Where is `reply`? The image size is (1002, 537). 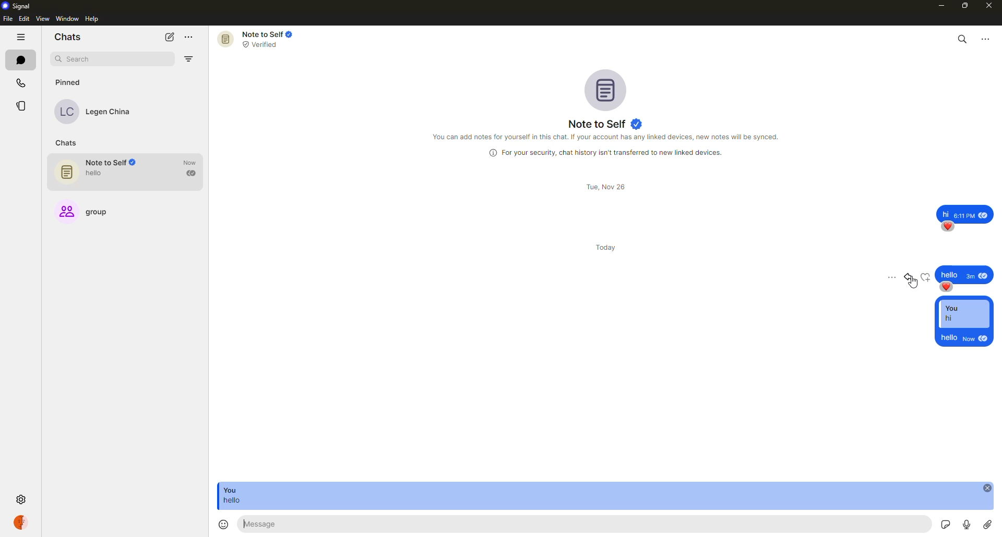 reply is located at coordinates (963, 321).